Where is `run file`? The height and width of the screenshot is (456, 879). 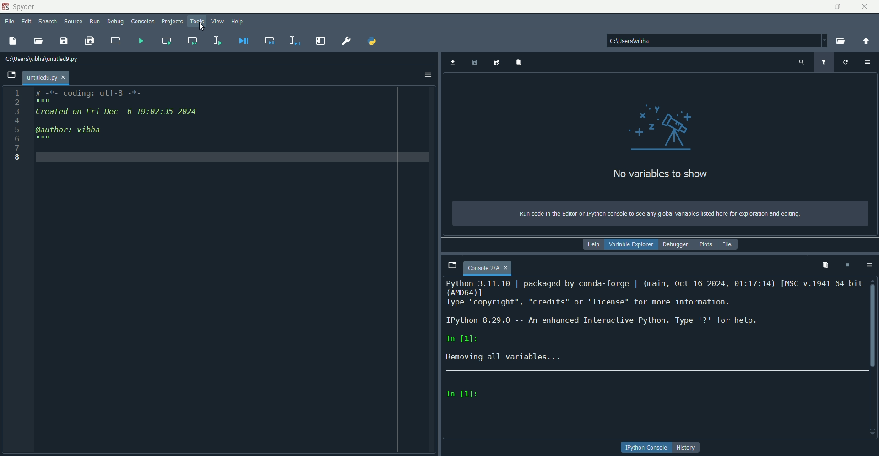 run file is located at coordinates (139, 40).